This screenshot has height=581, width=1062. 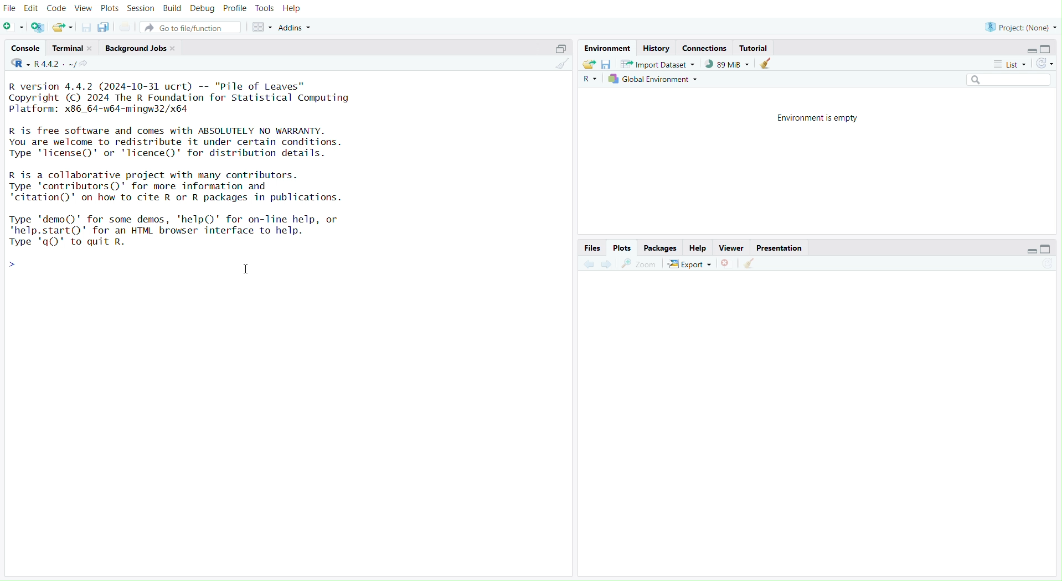 What do you see at coordinates (12, 268) in the screenshot?
I see `Prompt cursor` at bounding box center [12, 268].